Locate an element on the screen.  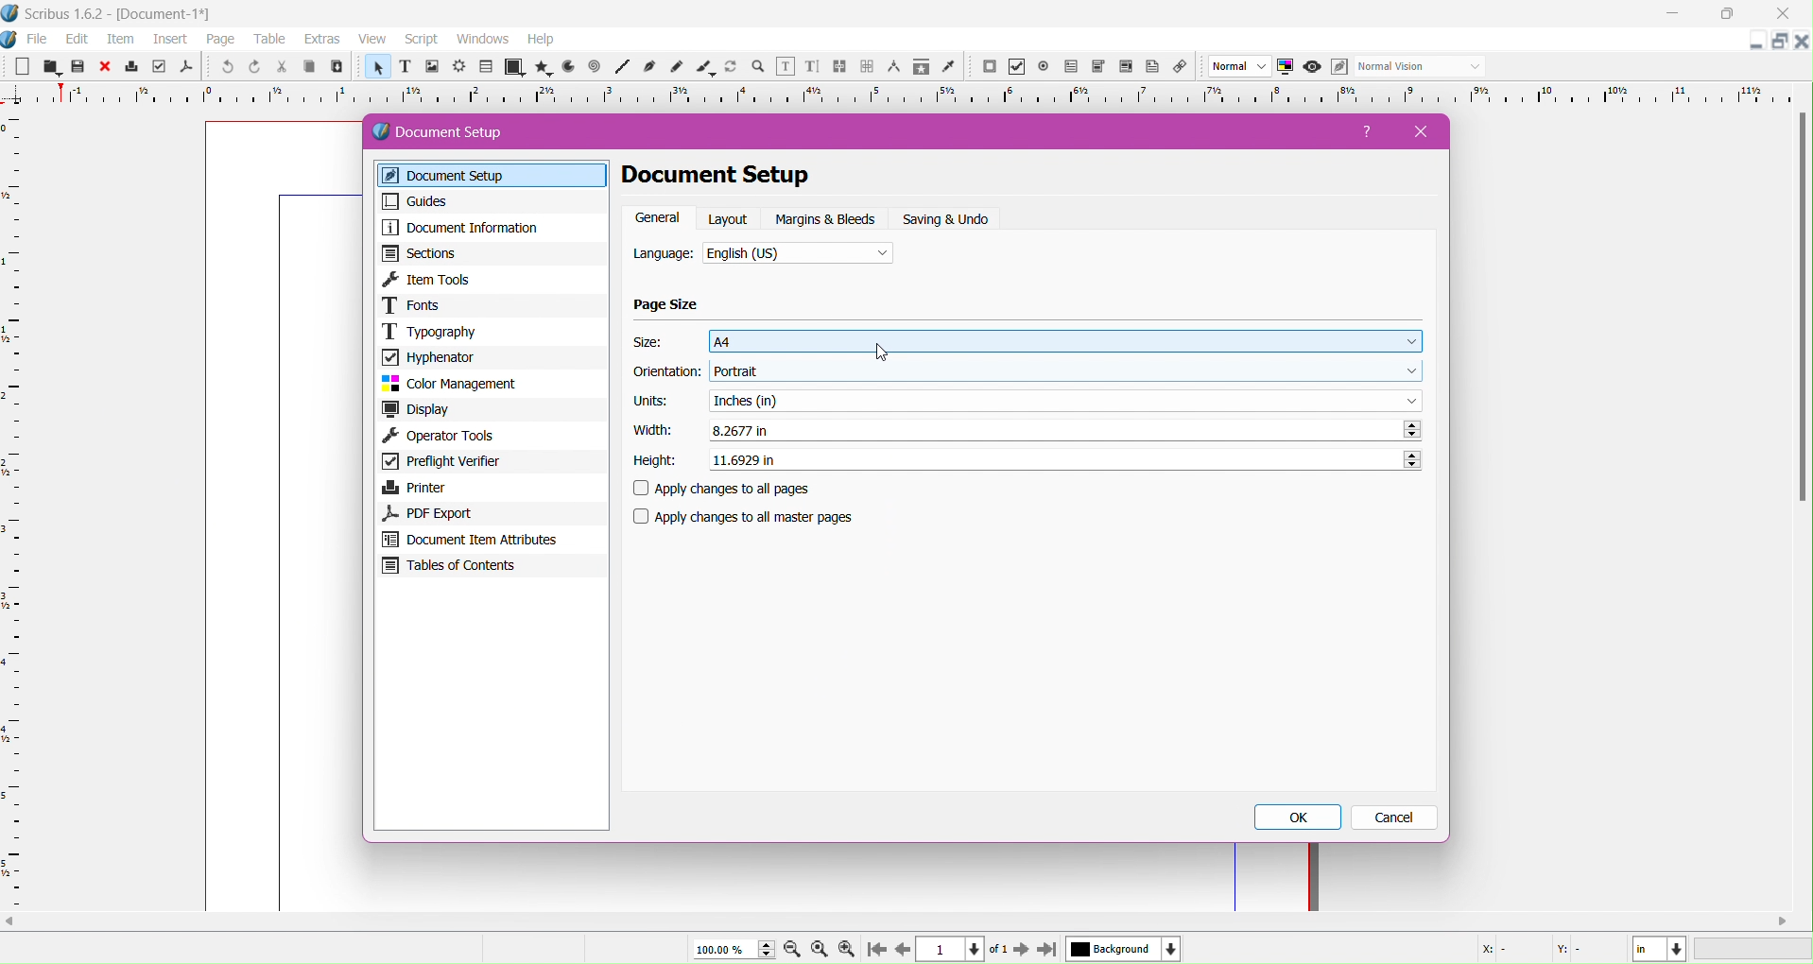
Typography is located at coordinates (492, 331).